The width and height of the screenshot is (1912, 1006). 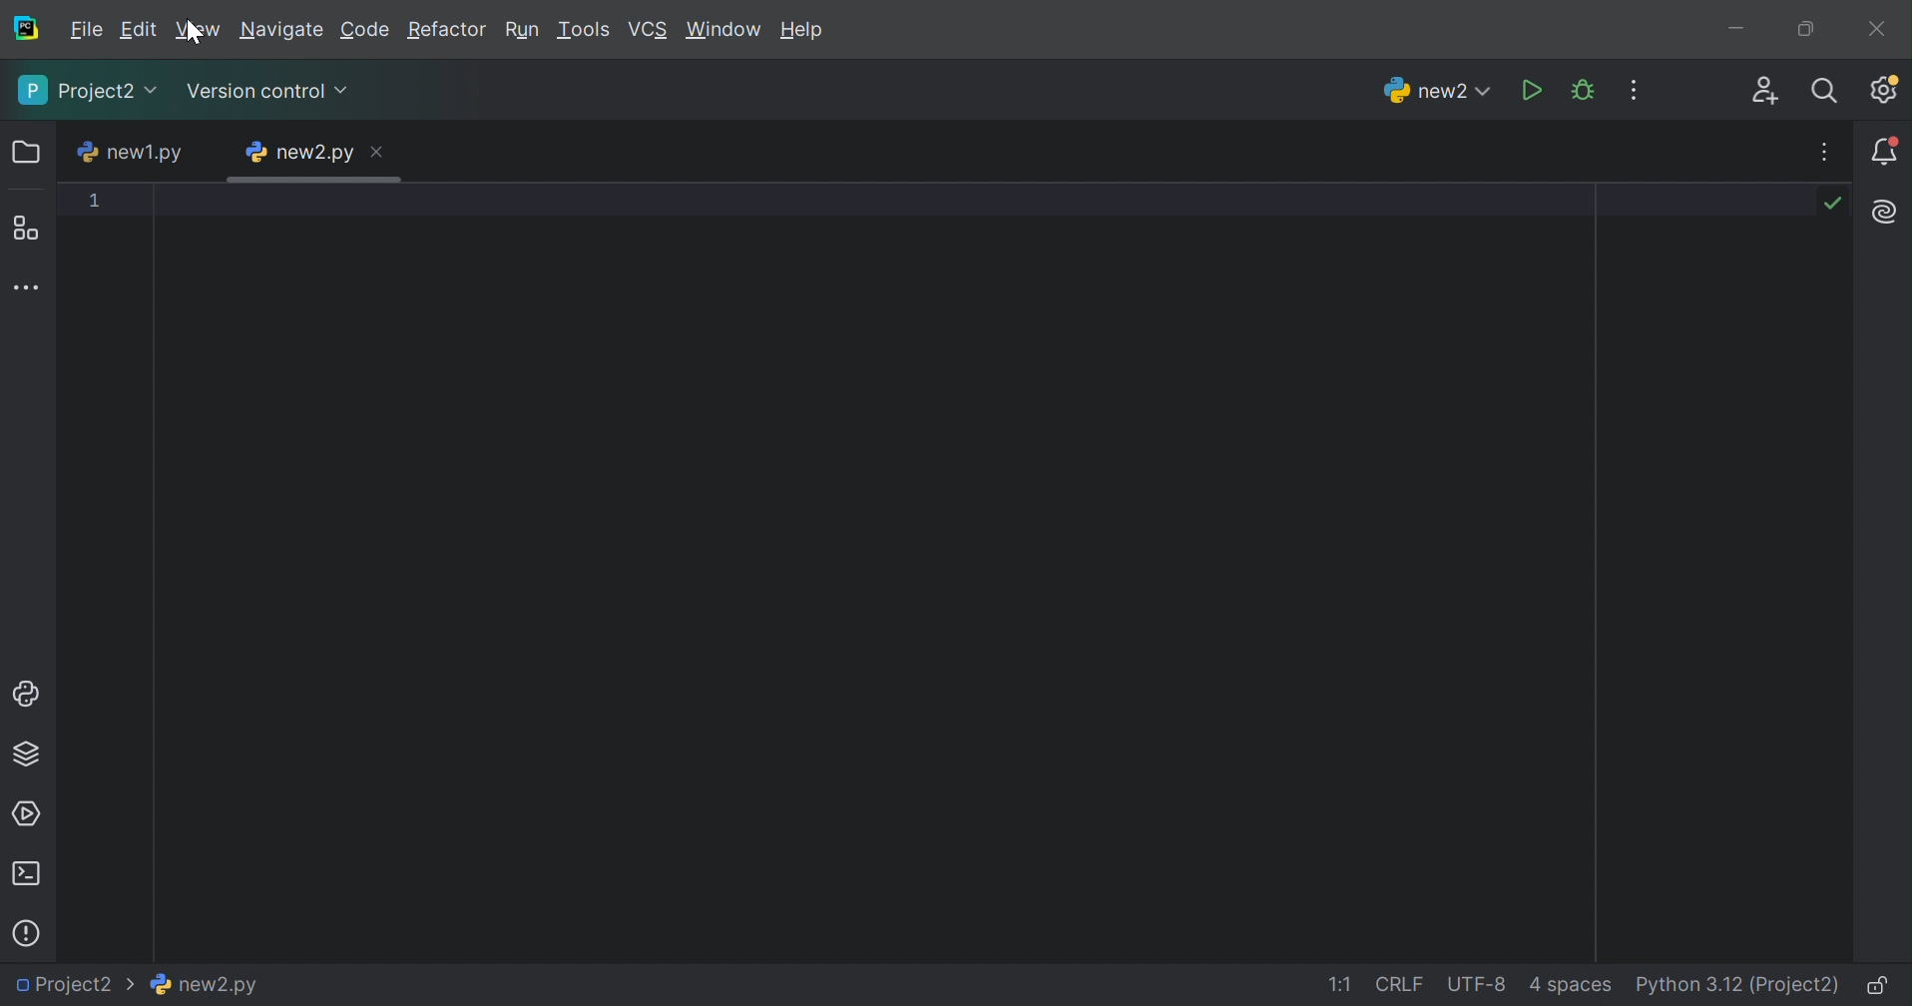 What do you see at coordinates (28, 288) in the screenshot?
I see `More tool windows` at bounding box center [28, 288].